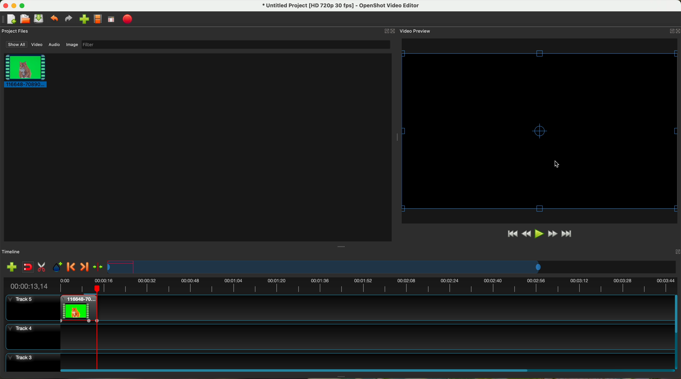 This screenshot has width=681, height=379. What do you see at coordinates (557, 163) in the screenshot?
I see `mouse` at bounding box center [557, 163].